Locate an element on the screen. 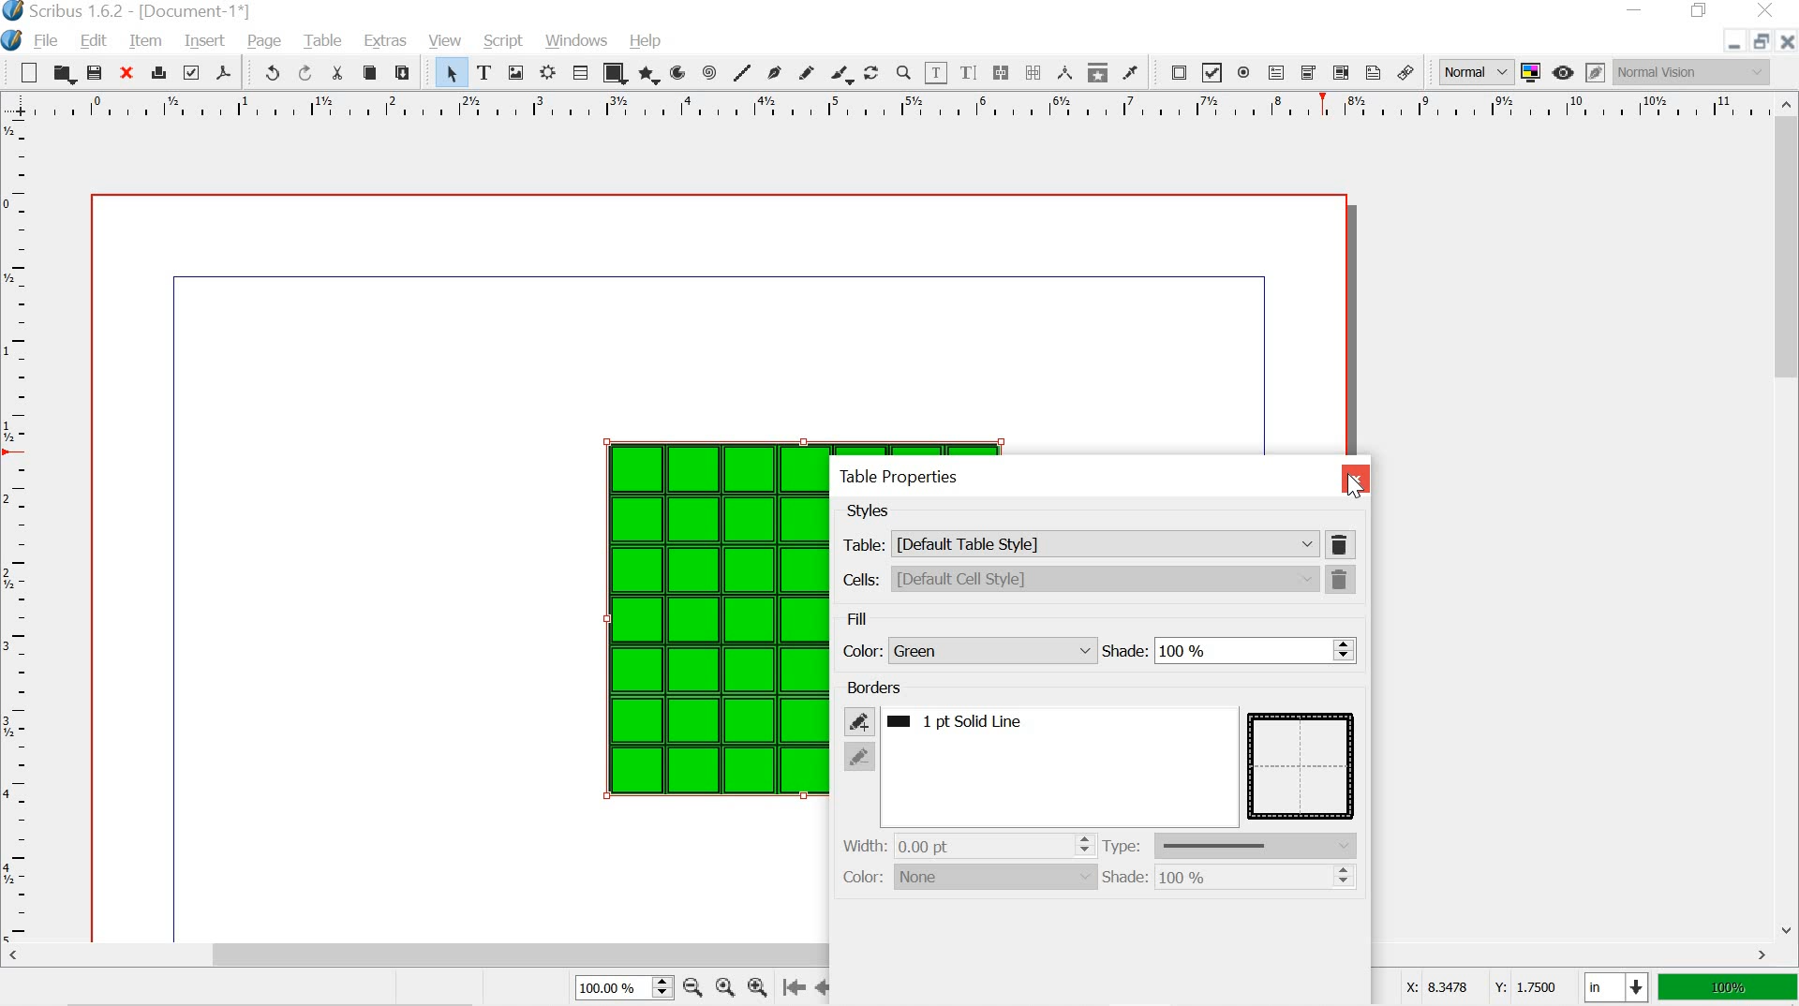  close is located at coordinates (1769, 11).